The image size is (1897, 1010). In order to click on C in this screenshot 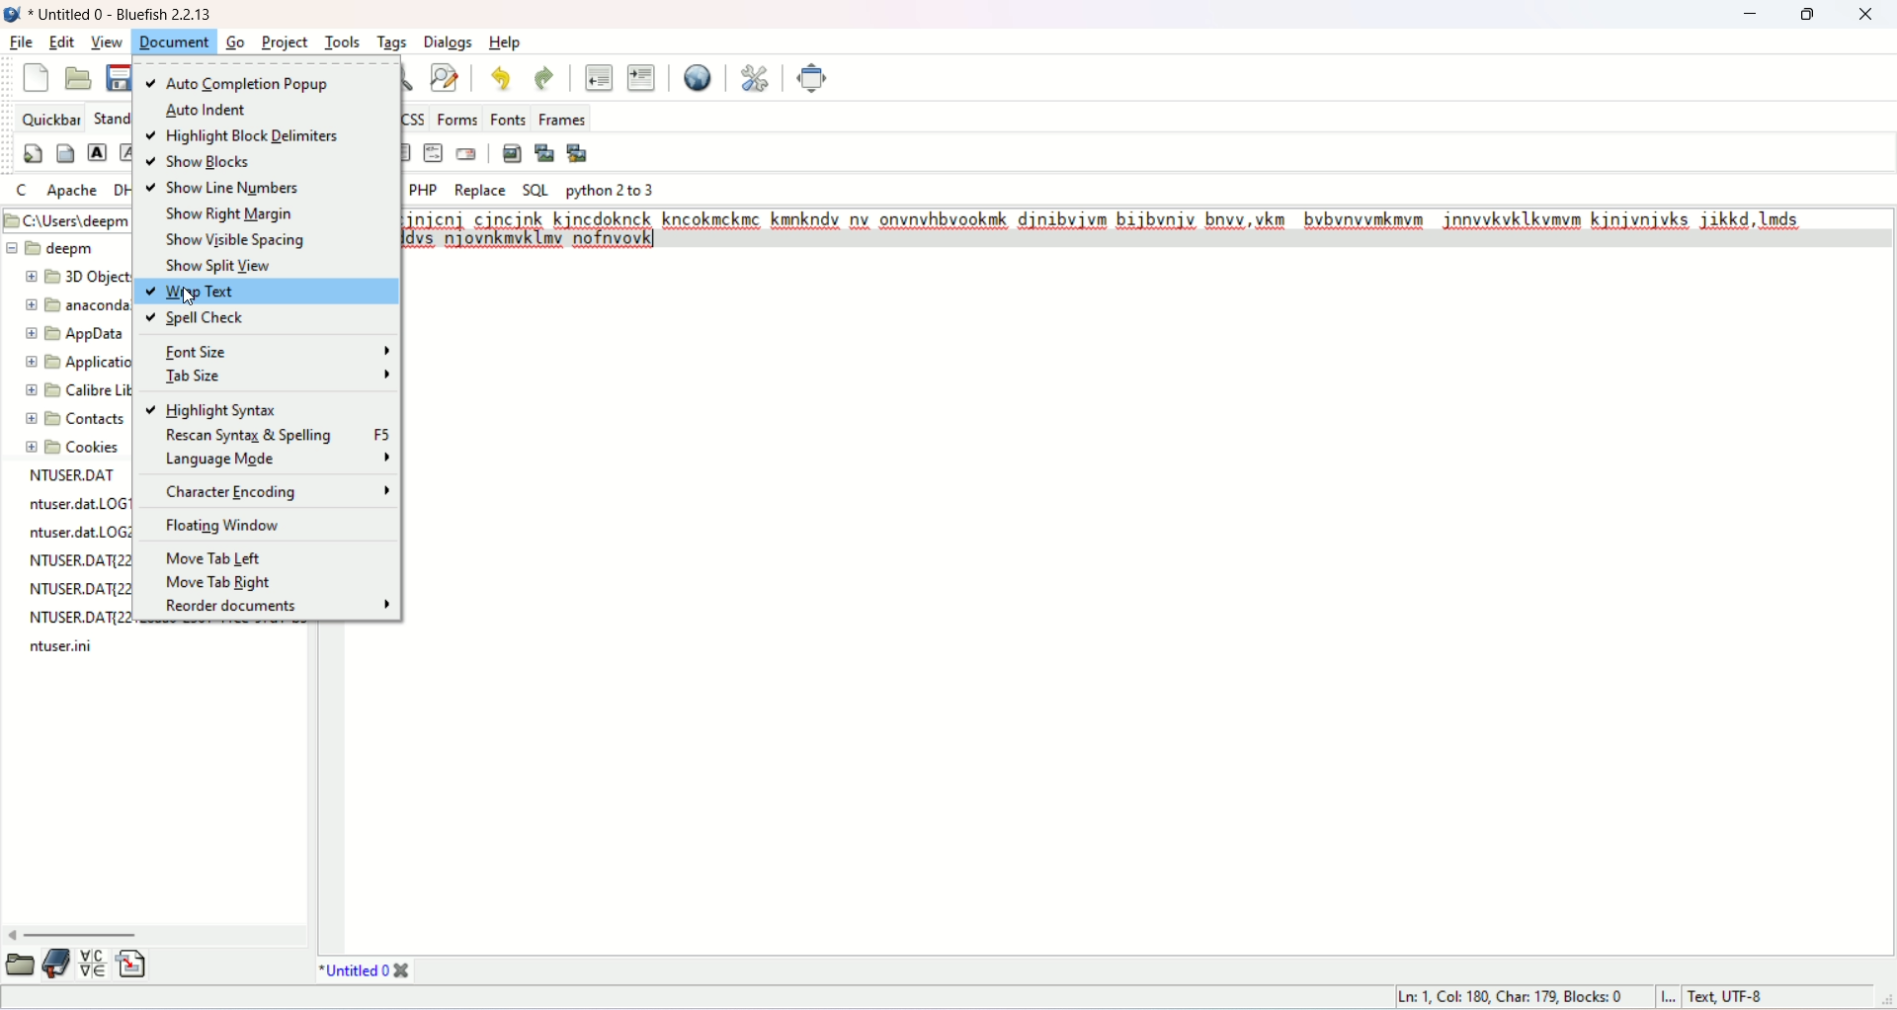, I will do `click(24, 190)`.